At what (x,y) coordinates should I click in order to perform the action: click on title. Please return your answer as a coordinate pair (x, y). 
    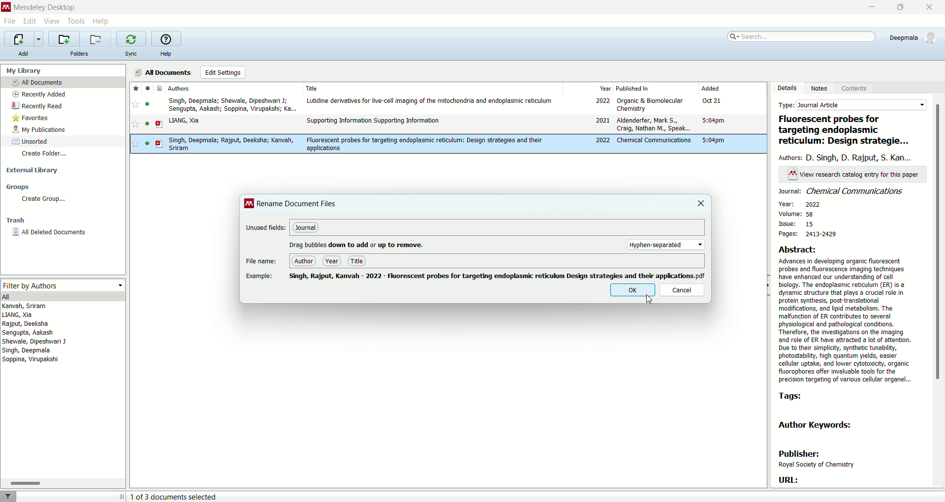
    Looking at the image, I should click on (430, 87).